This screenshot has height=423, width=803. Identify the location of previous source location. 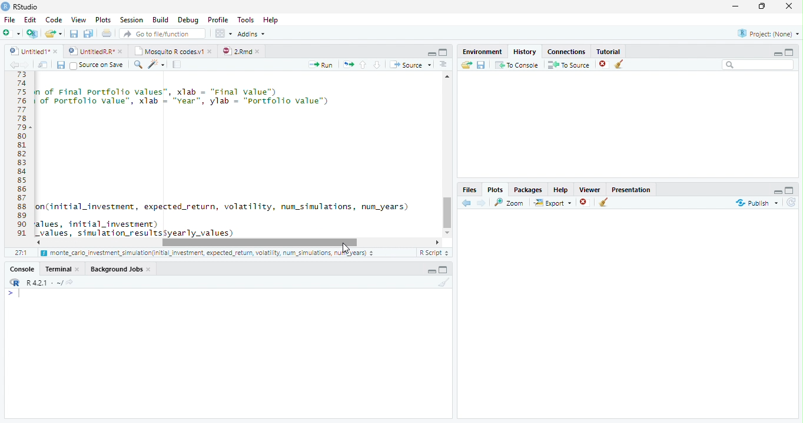
(14, 65).